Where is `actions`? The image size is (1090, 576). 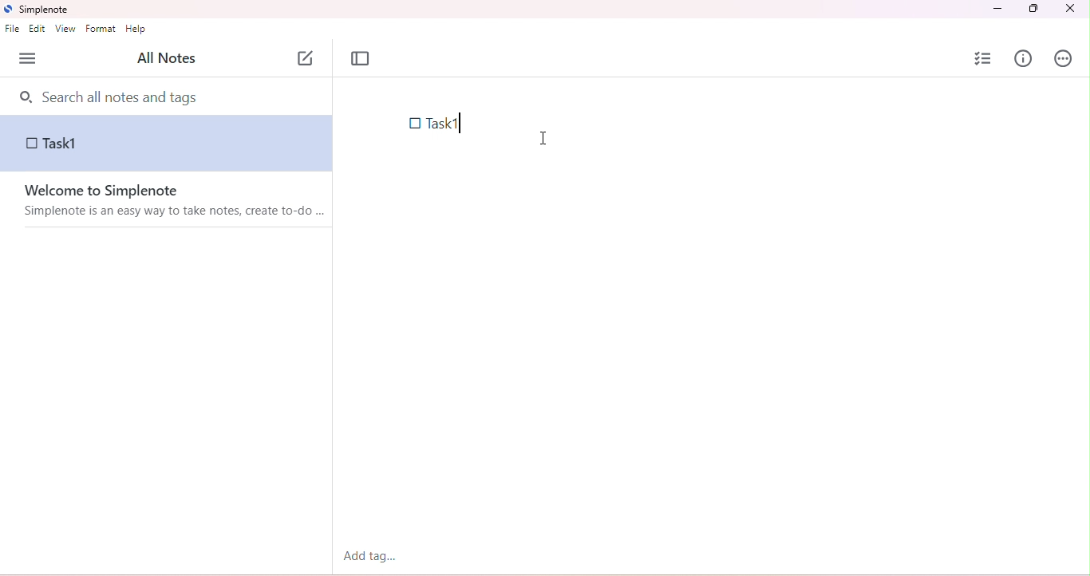 actions is located at coordinates (1064, 60).